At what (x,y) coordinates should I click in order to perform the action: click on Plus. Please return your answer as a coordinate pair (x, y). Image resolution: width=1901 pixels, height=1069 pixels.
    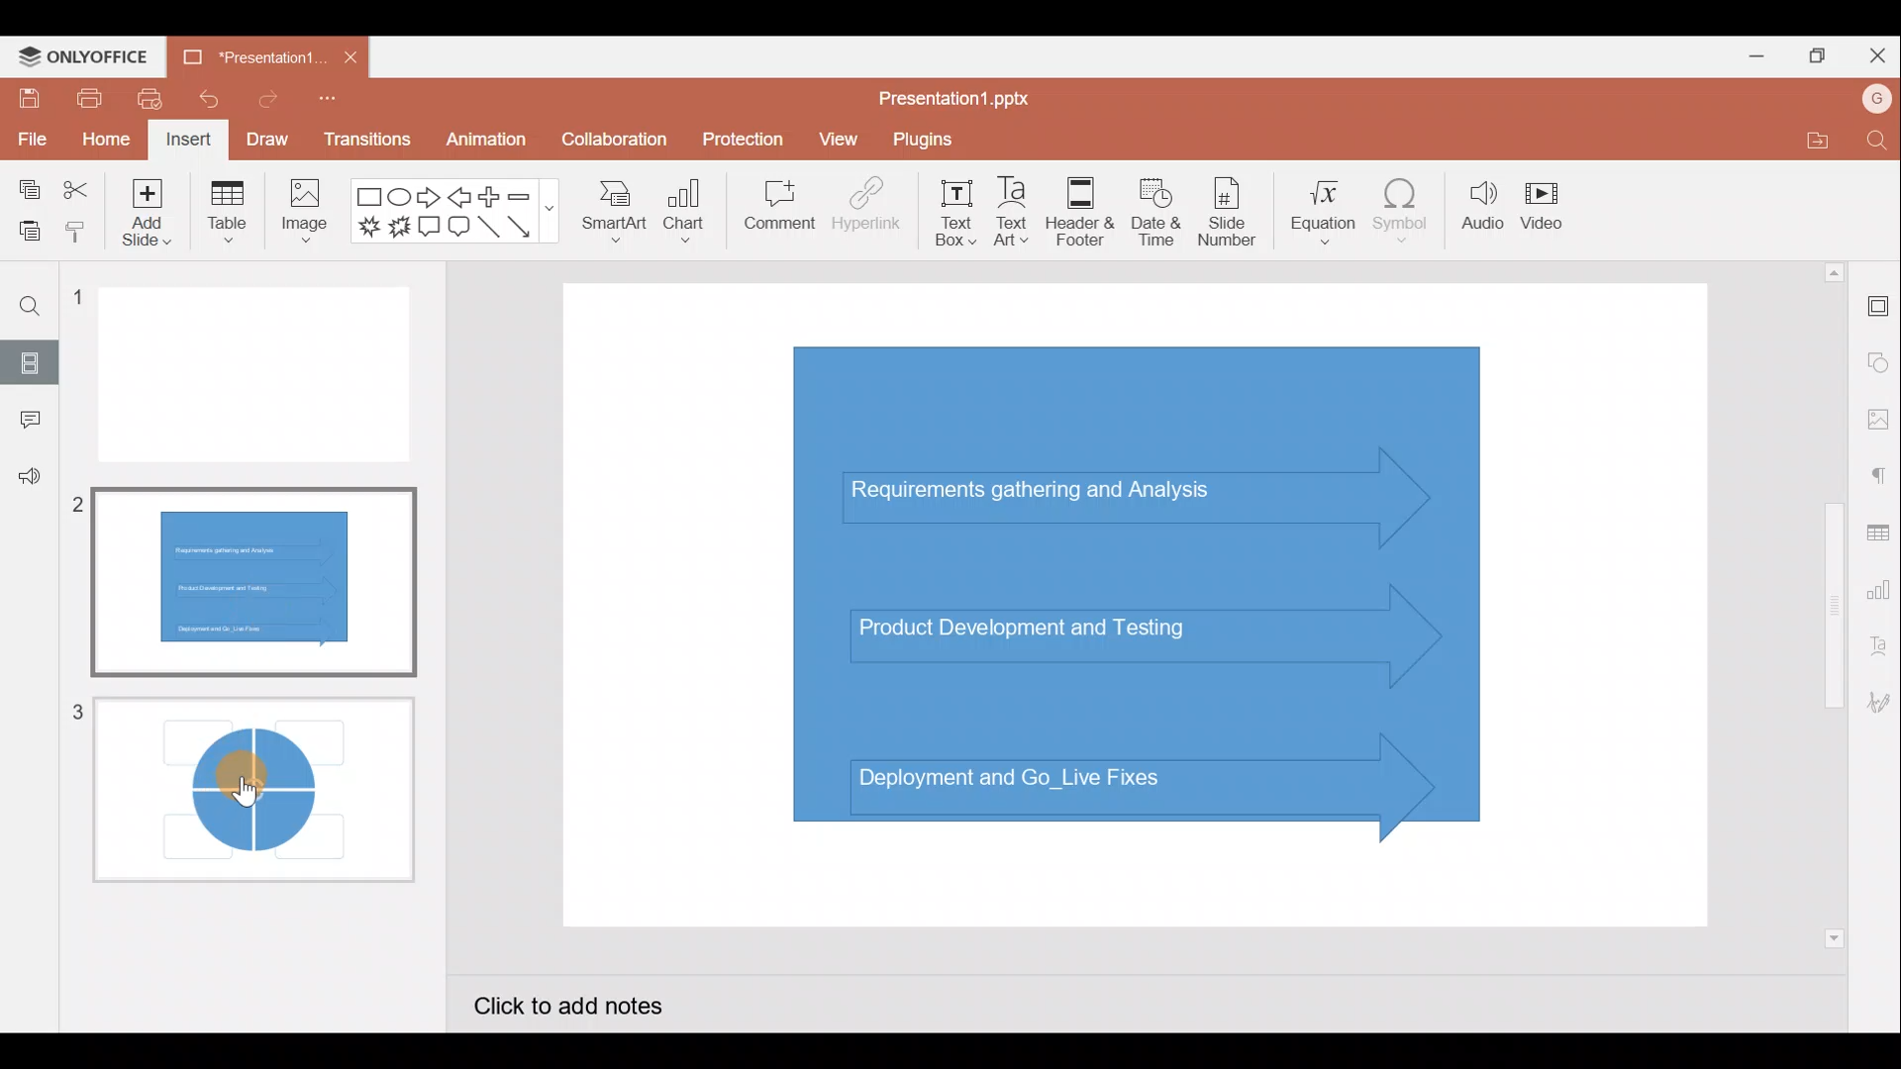
    Looking at the image, I should click on (489, 195).